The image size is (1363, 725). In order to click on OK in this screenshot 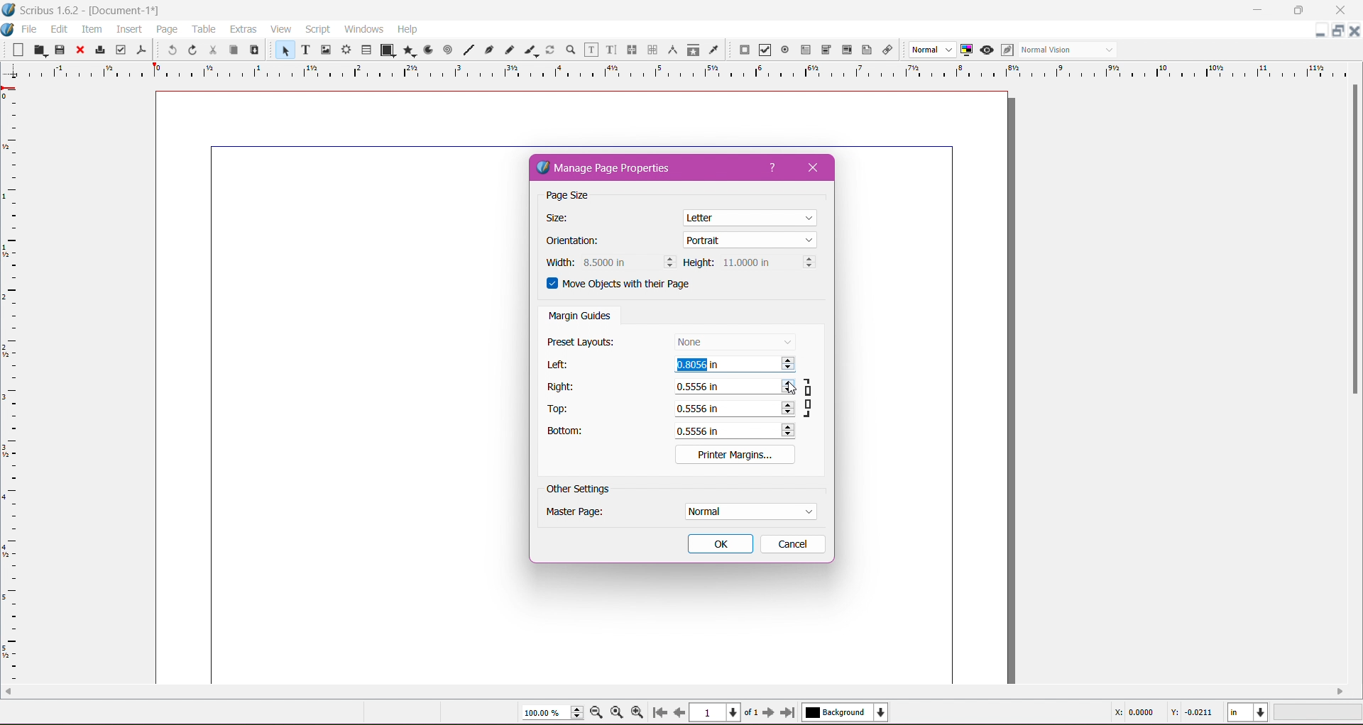, I will do `click(721, 544)`.